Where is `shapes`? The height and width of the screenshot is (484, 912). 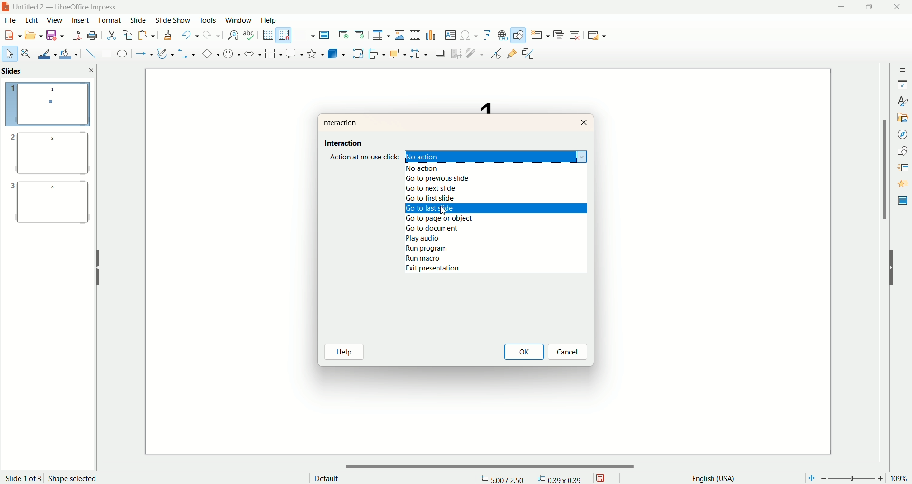 shapes is located at coordinates (902, 149).